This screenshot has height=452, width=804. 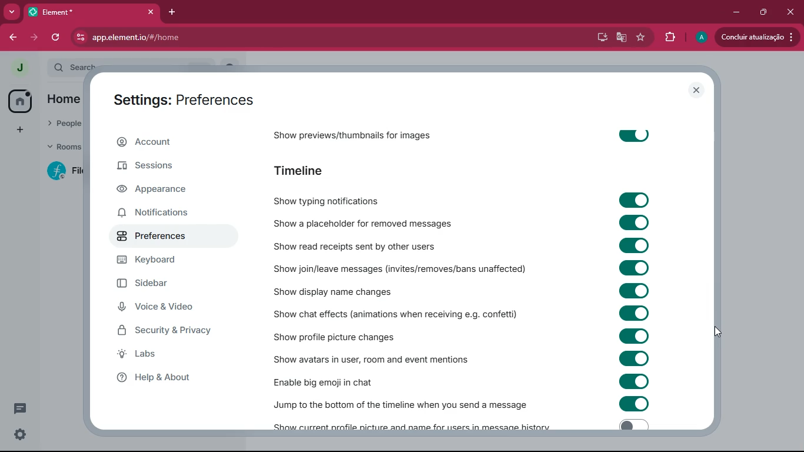 I want to click on settings: preferences, so click(x=179, y=98).